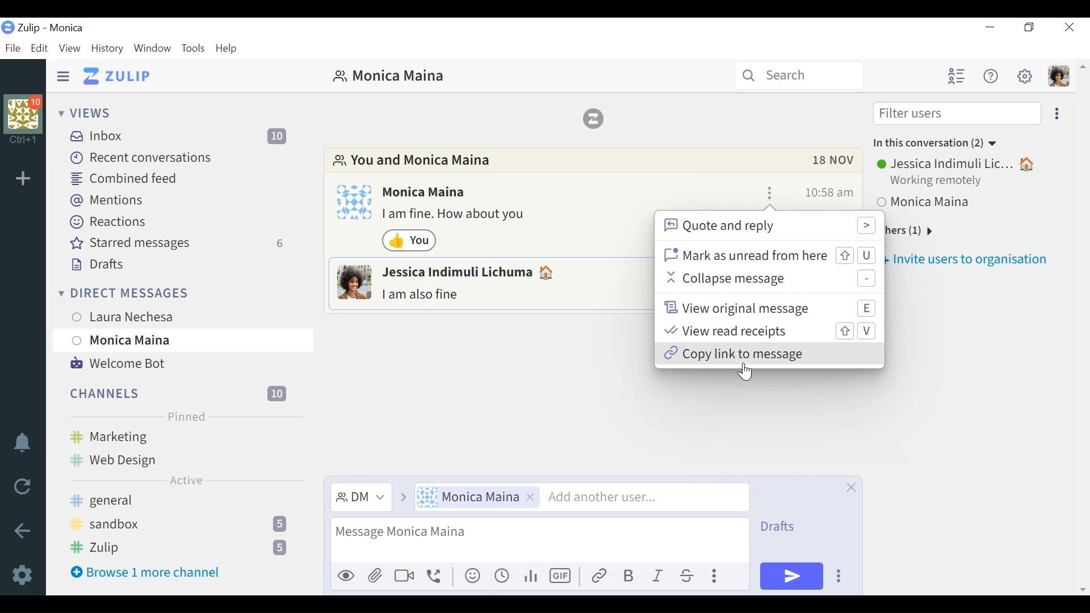 Image resolution: width=1090 pixels, height=613 pixels. Describe the element at coordinates (181, 340) in the screenshot. I see `Monica Maina` at that location.